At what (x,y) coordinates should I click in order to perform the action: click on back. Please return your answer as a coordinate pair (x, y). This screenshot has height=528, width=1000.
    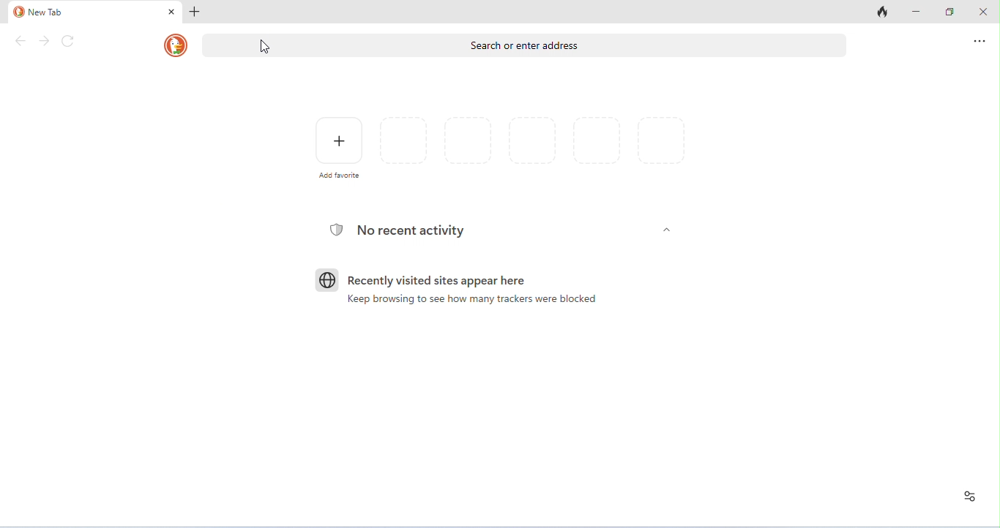
    Looking at the image, I should click on (23, 40).